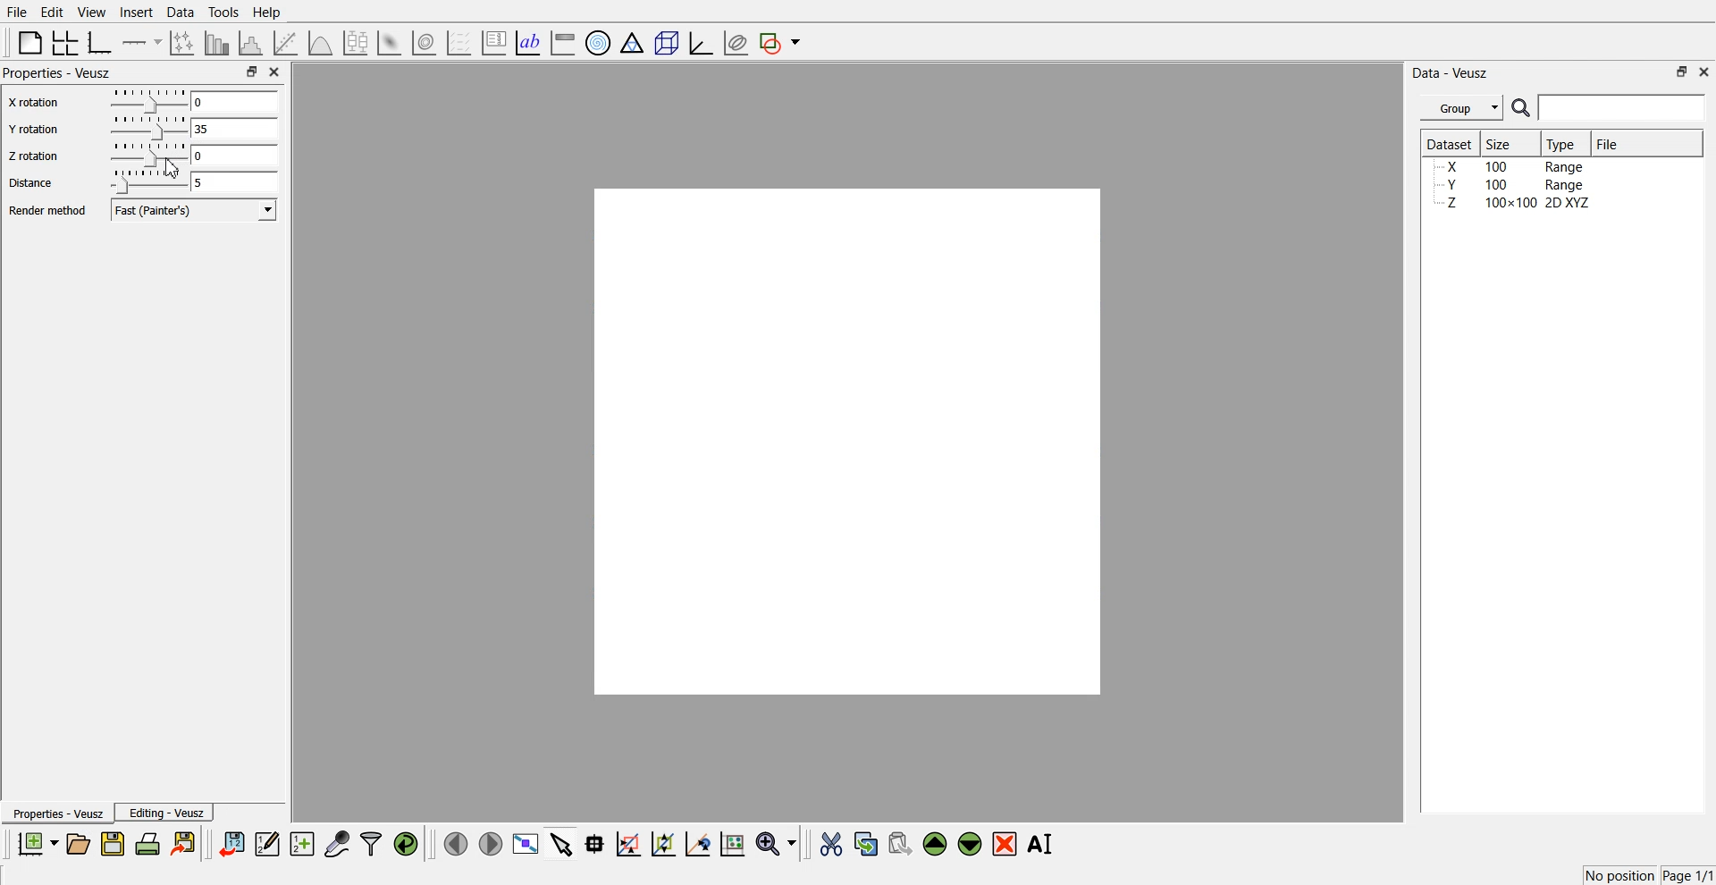 This screenshot has height=885, width=1716. I want to click on Y 100 Range, so click(1513, 185).